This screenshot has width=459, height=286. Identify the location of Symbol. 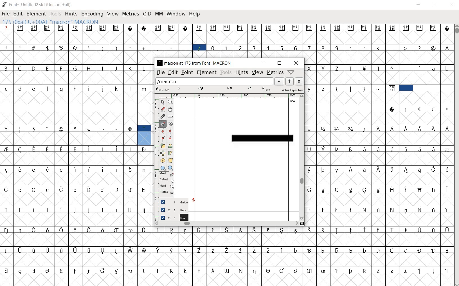
(144, 210).